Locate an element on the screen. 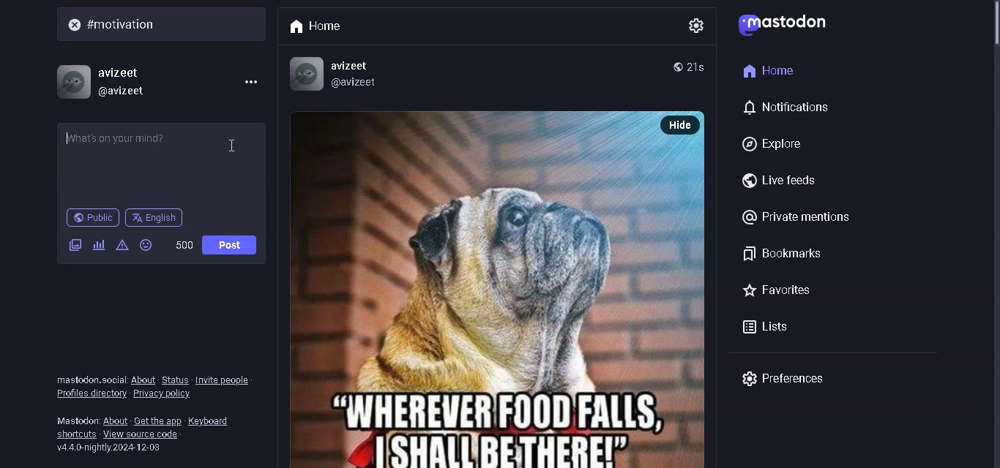  content warning is located at coordinates (121, 244).